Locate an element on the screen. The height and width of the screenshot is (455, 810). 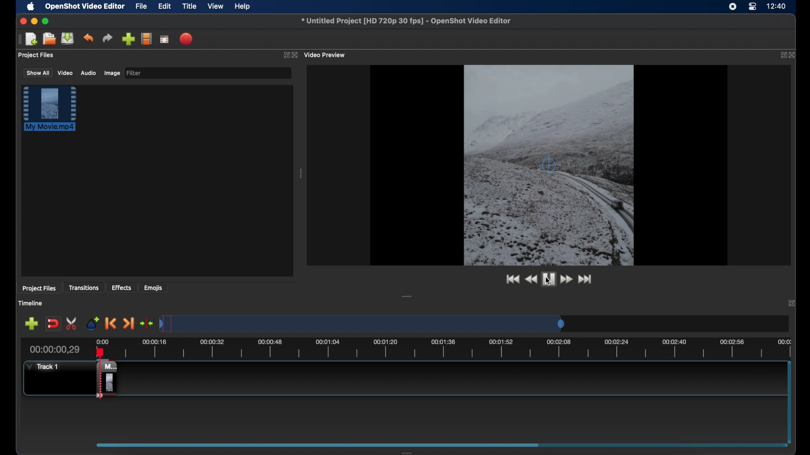
audio is located at coordinates (88, 73).